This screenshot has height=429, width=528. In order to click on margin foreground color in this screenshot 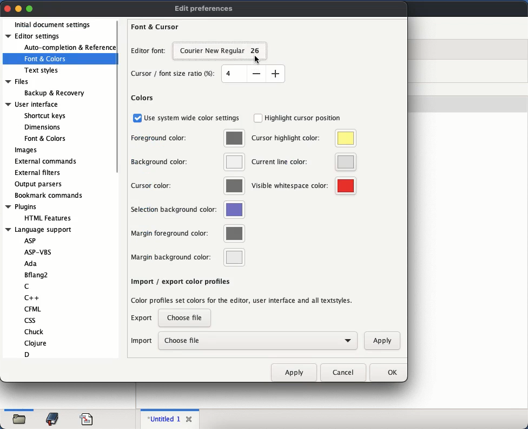, I will do `click(173, 234)`.